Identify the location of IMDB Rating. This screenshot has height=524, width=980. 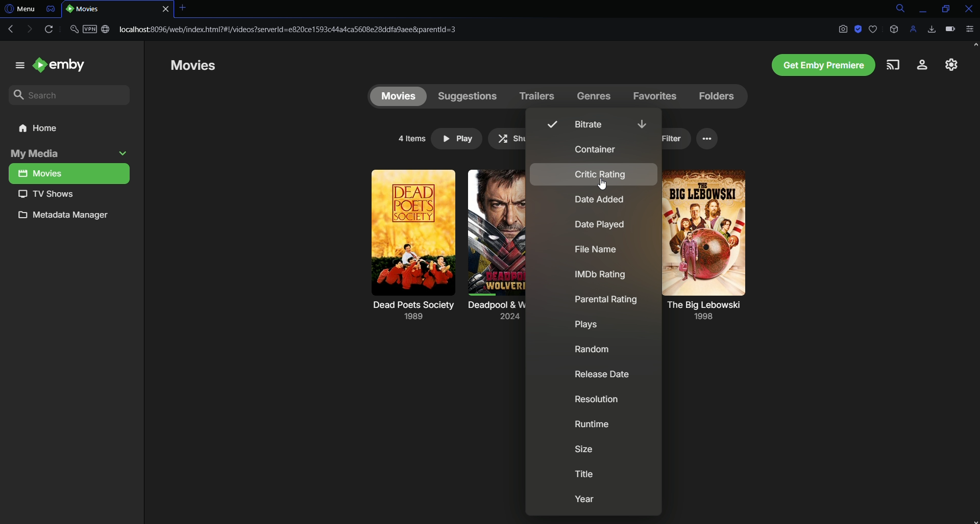
(600, 276).